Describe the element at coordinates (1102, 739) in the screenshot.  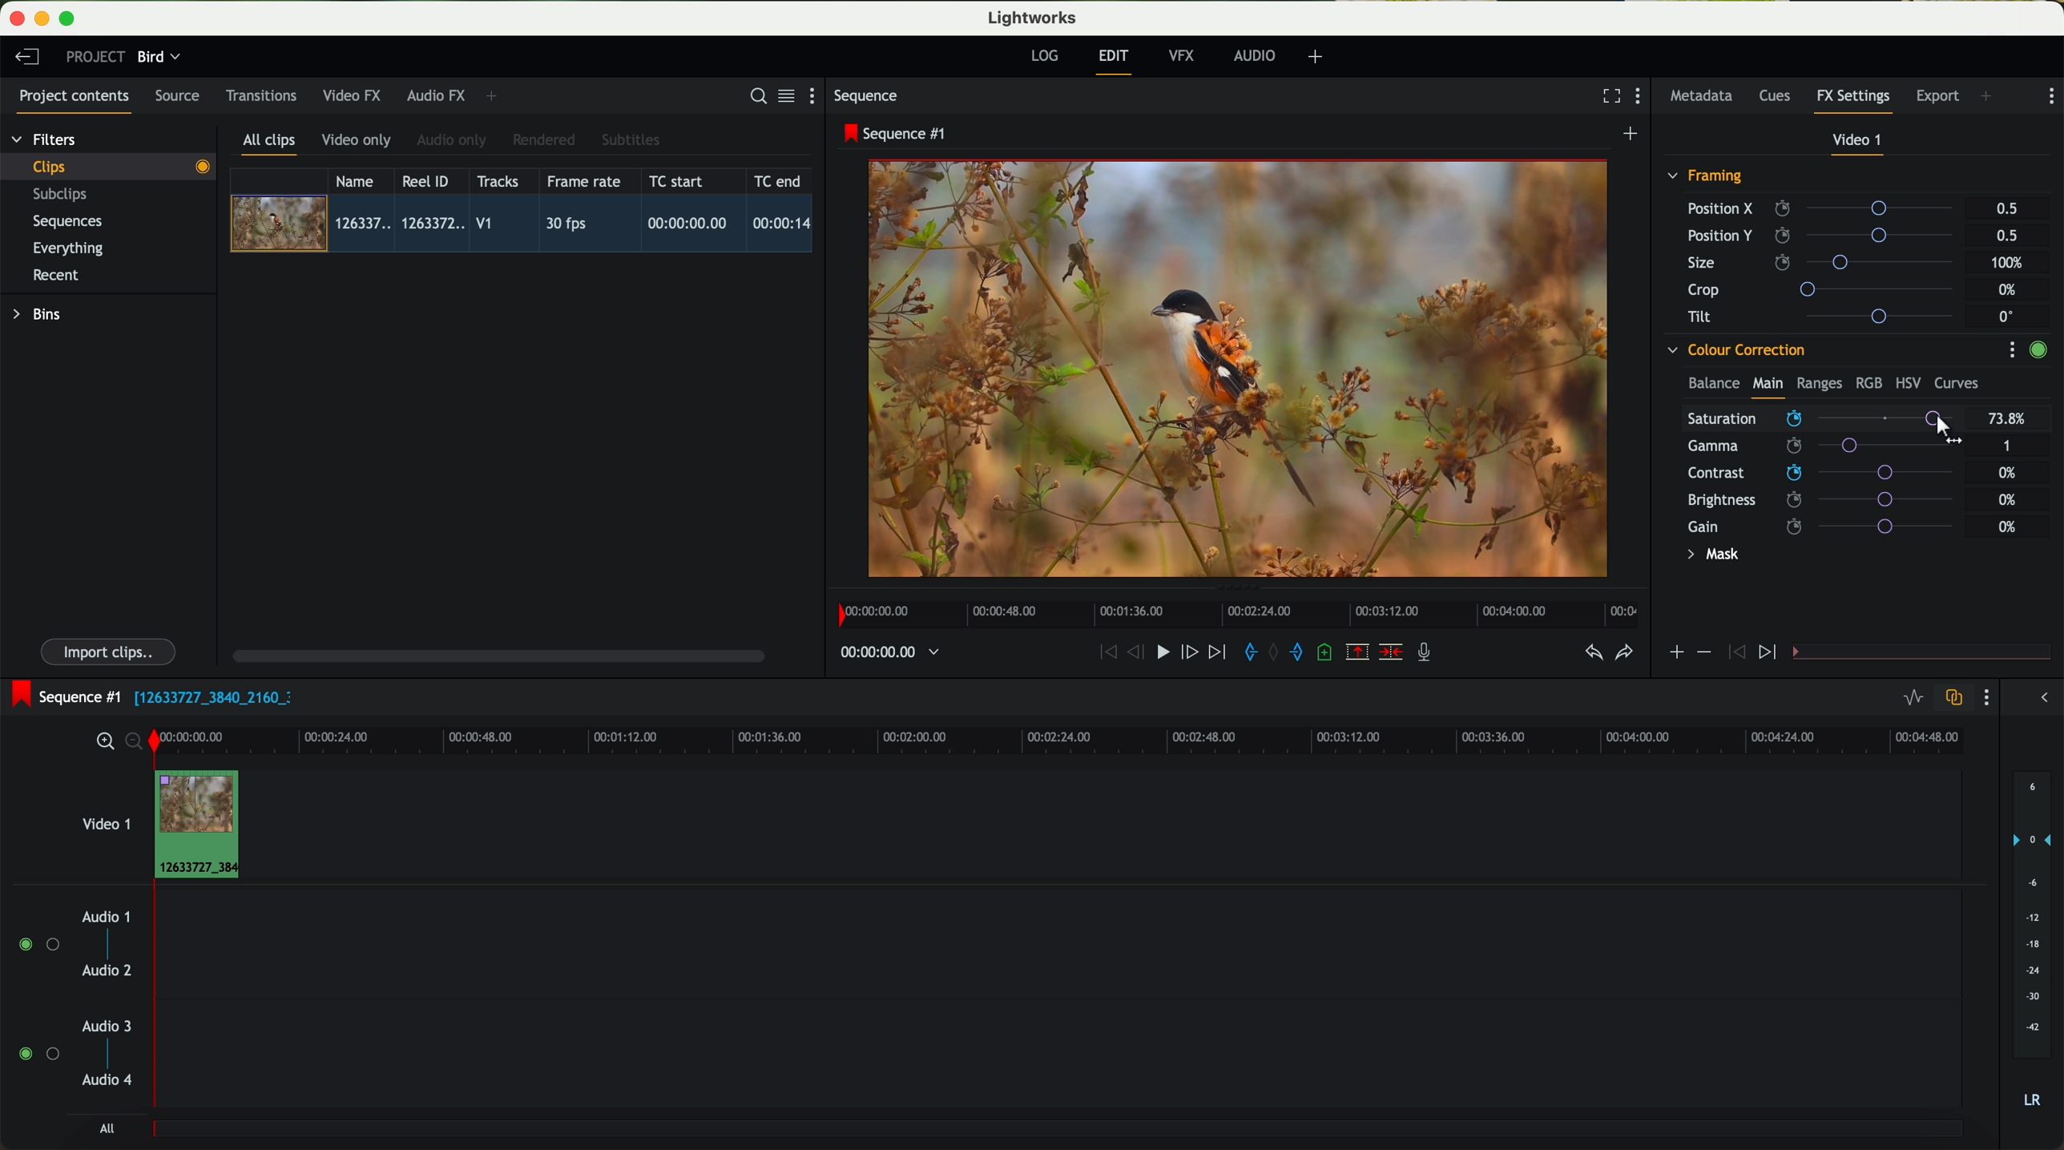
I see `timeline` at that location.